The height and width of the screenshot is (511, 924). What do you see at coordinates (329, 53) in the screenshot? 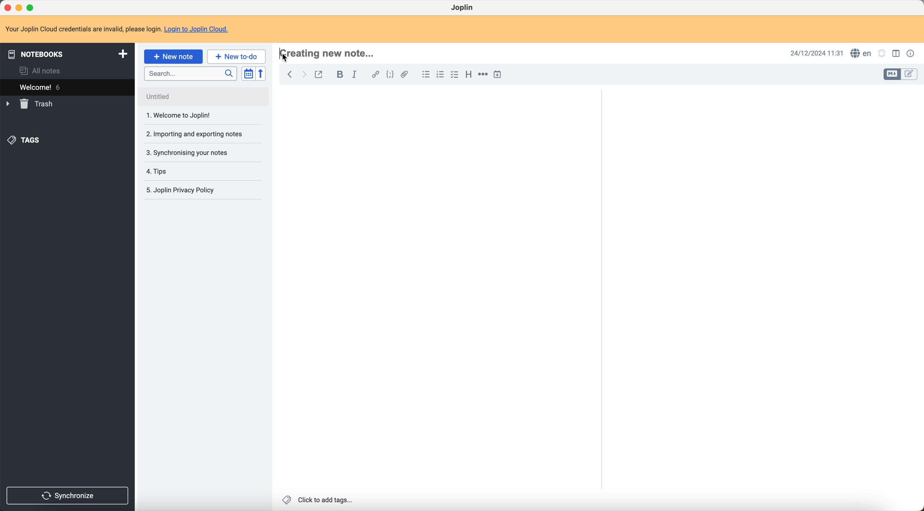
I see `hotkey` at bounding box center [329, 53].